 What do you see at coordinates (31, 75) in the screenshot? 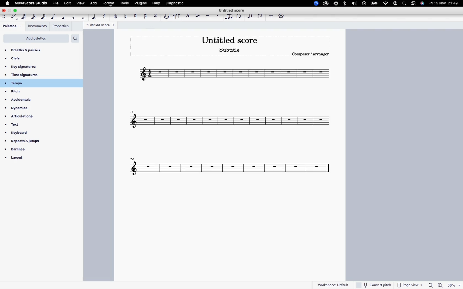
I see `time signatures` at bounding box center [31, 75].